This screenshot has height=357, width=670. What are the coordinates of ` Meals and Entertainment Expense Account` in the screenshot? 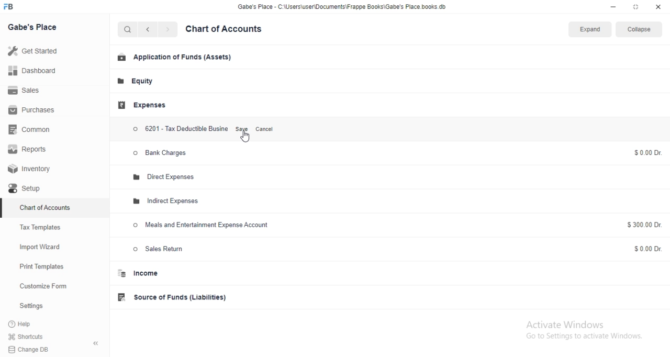 It's located at (204, 226).